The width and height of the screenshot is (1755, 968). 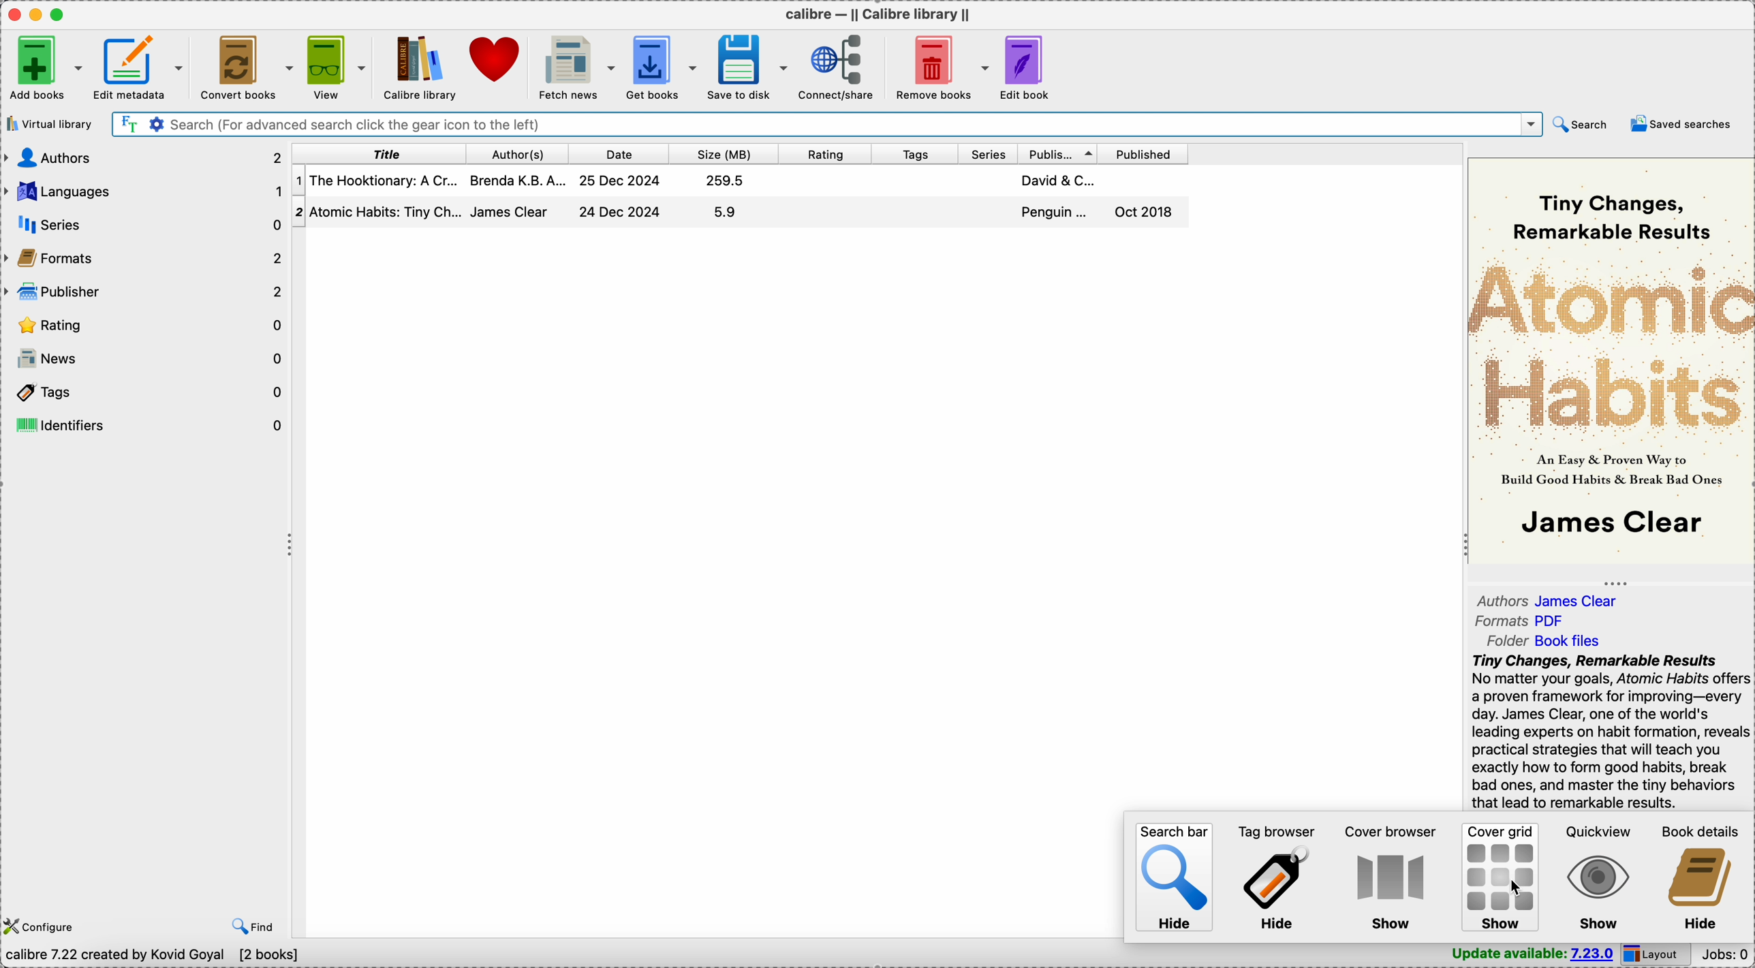 I want to click on get books, so click(x=663, y=68).